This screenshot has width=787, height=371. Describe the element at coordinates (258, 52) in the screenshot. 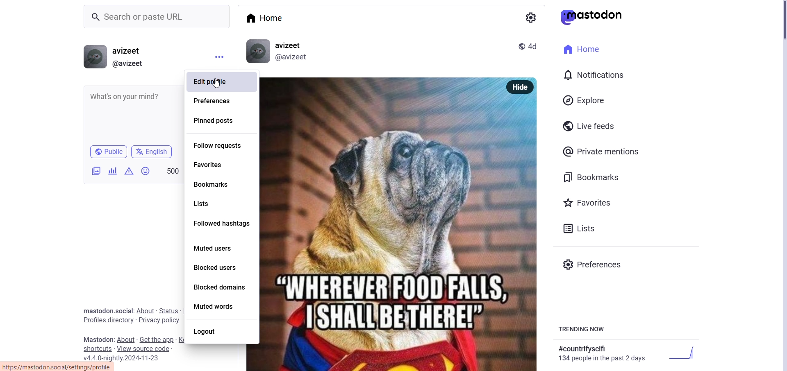

I see `display picture` at that location.